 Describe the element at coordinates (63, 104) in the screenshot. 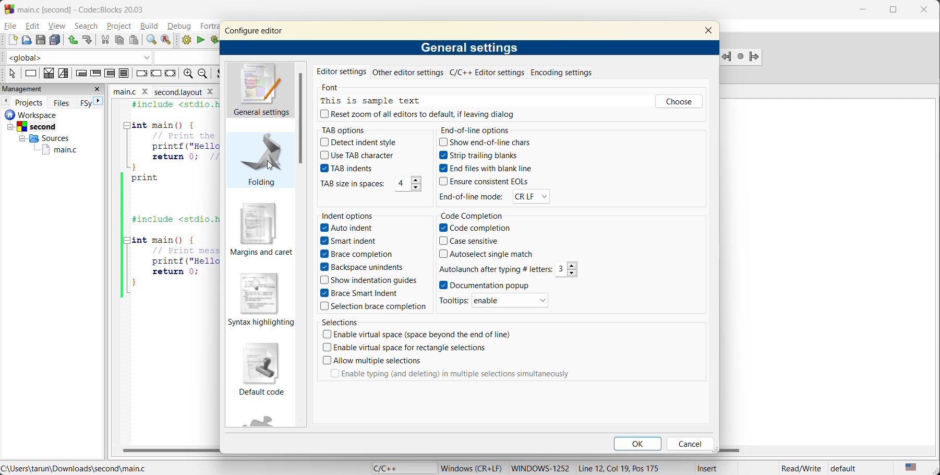

I see `files` at that location.